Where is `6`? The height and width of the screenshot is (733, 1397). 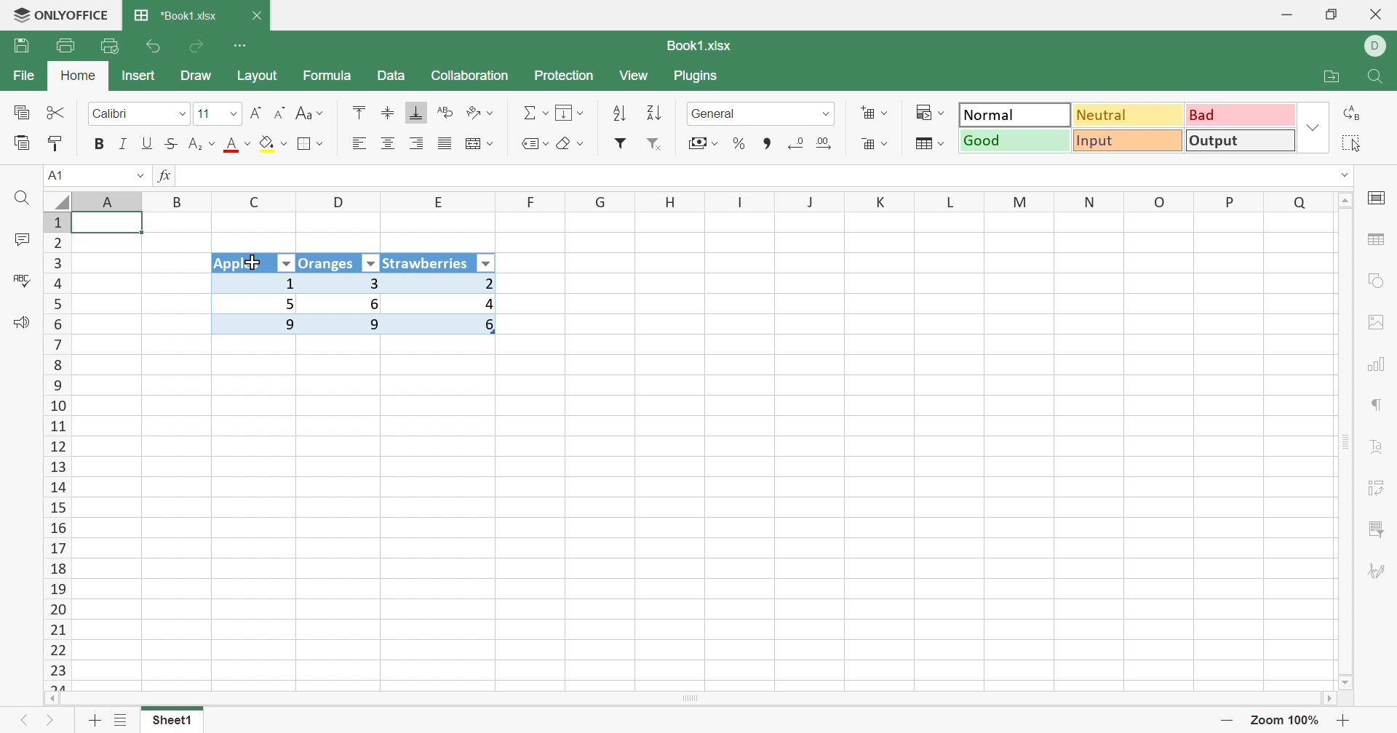 6 is located at coordinates (349, 303).